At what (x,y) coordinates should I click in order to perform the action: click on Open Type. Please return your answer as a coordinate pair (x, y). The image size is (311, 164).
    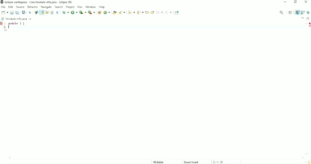
    Looking at the image, I should click on (114, 12).